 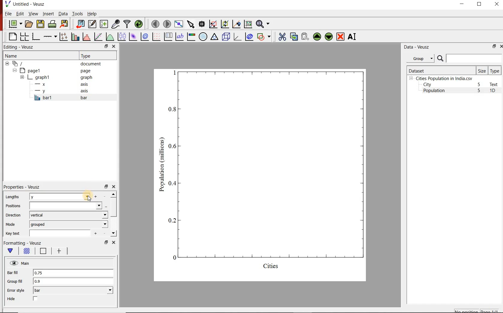 I want to click on 5, so click(x=479, y=85).